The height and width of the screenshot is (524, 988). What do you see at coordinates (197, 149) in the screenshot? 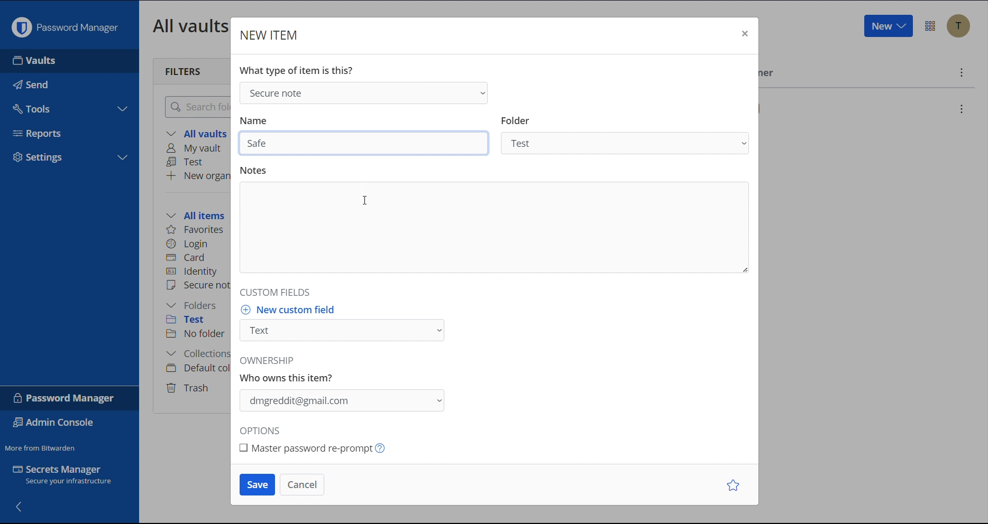
I see `My vault` at bounding box center [197, 149].